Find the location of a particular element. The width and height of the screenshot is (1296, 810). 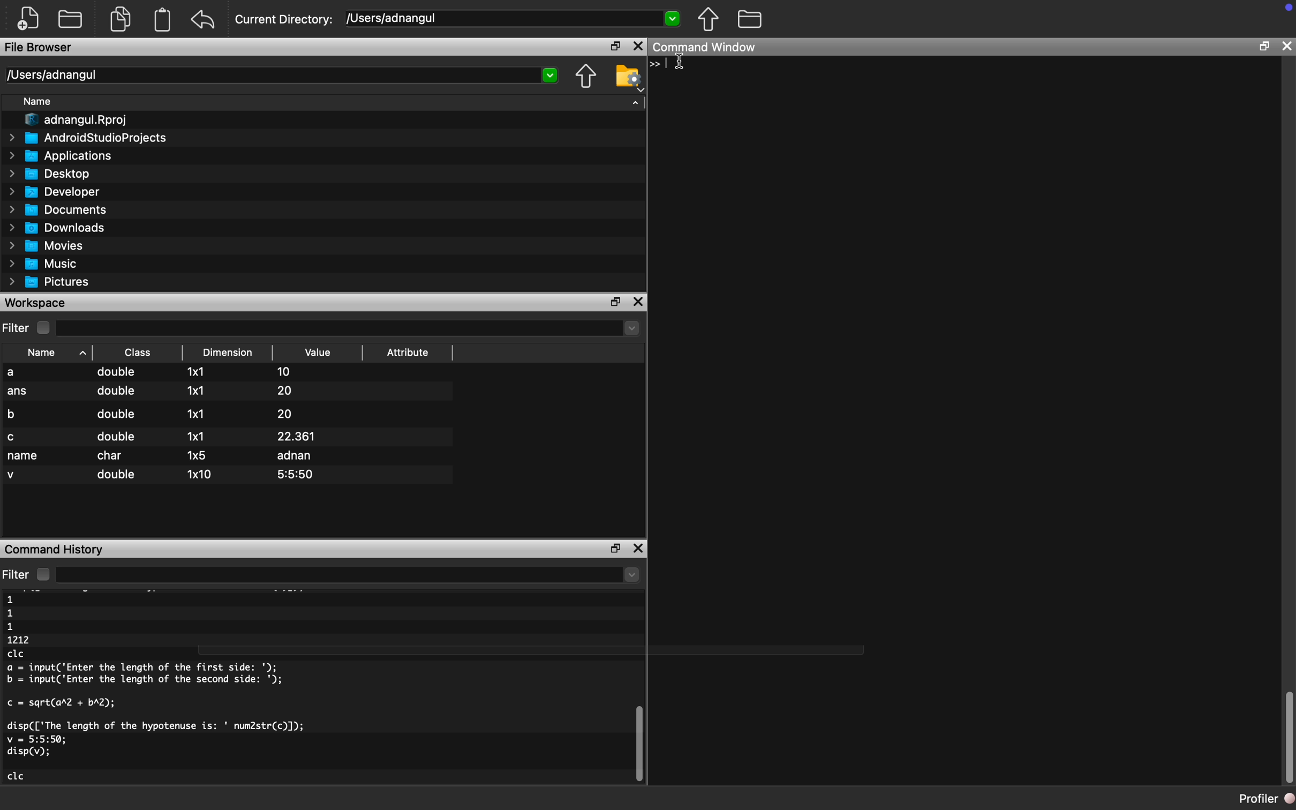

1

1

1

1212

clc

a = input('Enter the length of the first side: ');
b = input('Enter the length of the second side: ');
c = sqrt(arZ + bA2);

disp(['The length of the hypotenuse is: ' num2str(c)]);
v = 5:5:50;

disp(v);

clc is located at coordinates (157, 689).